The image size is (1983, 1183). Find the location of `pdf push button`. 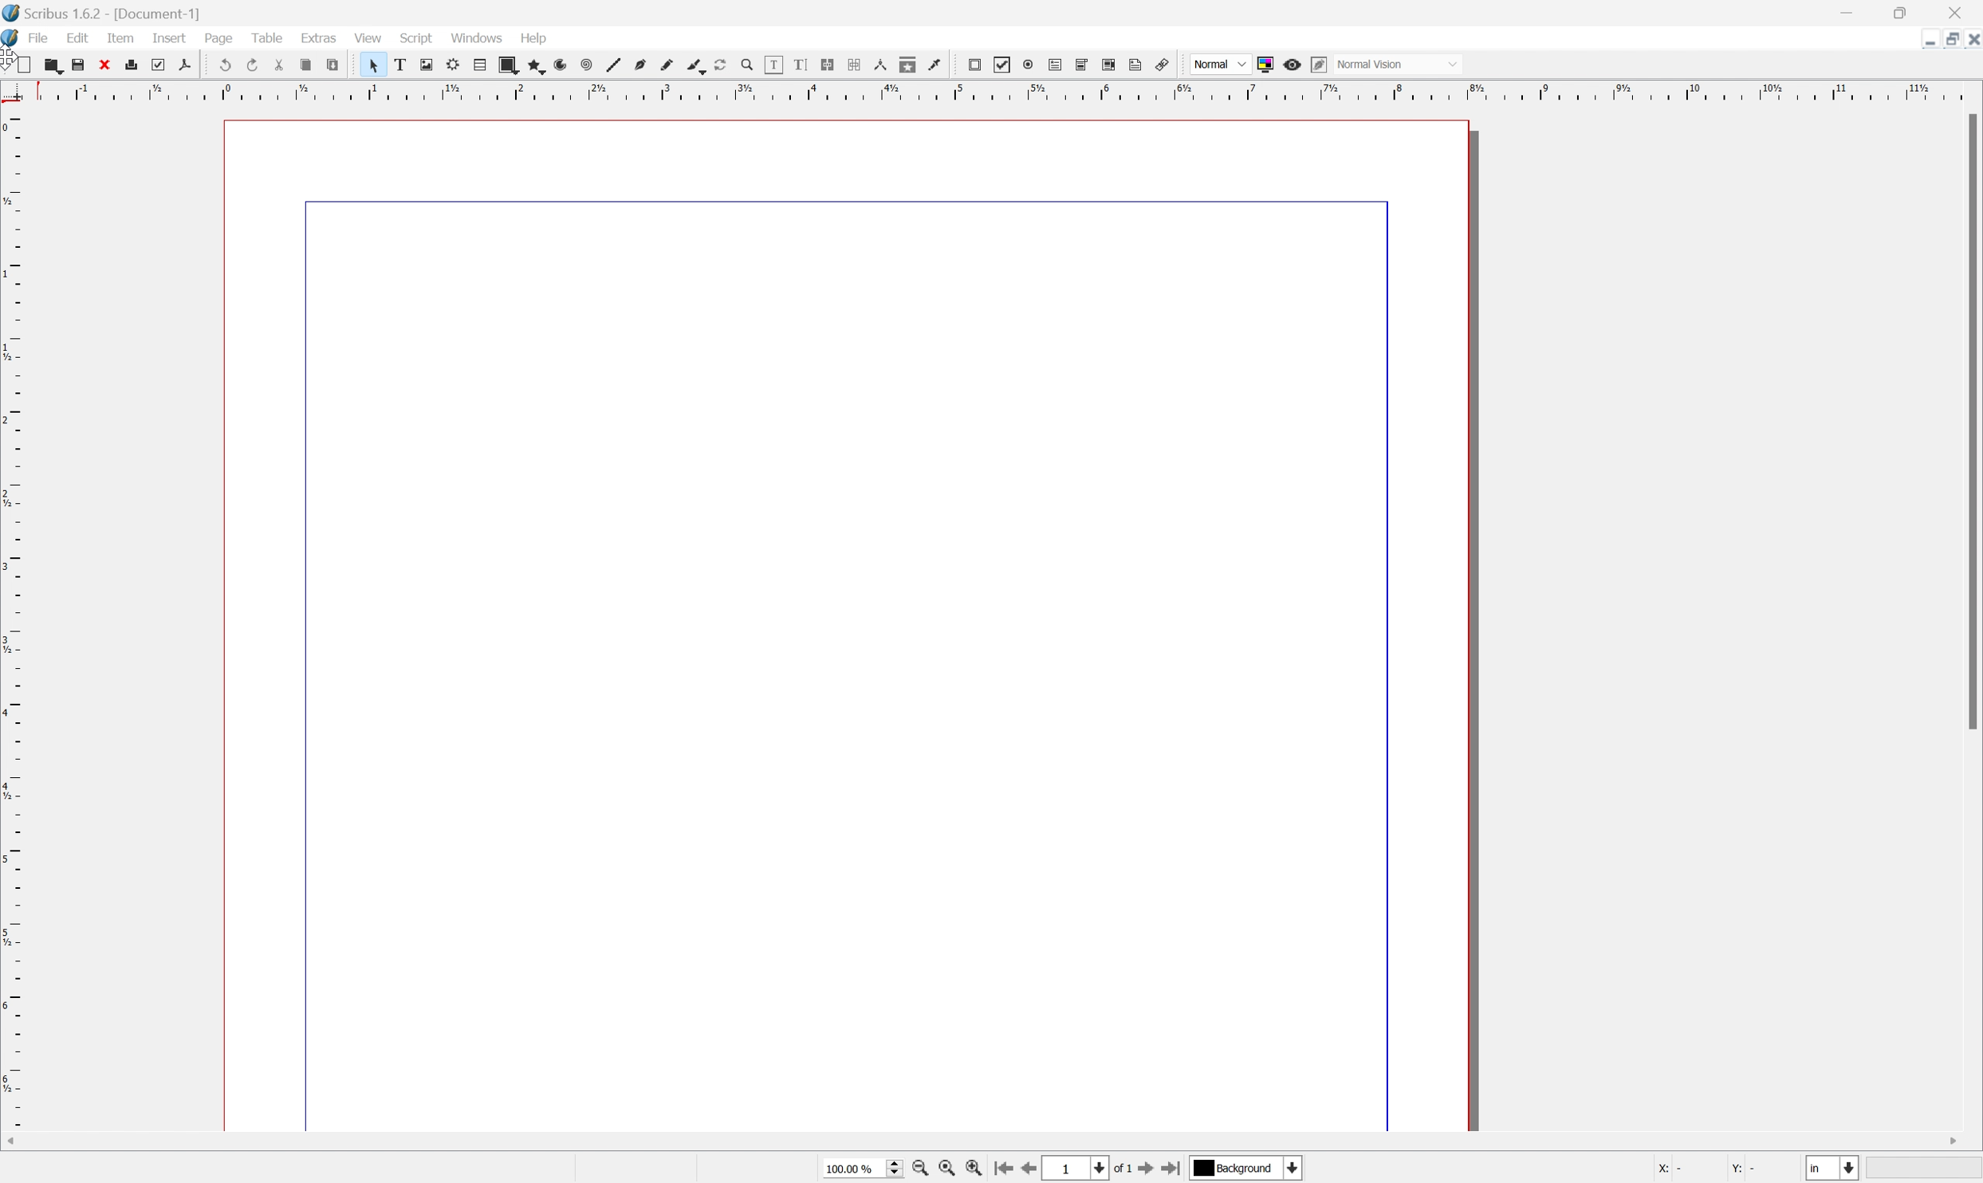

pdf push button is located at coordinates (976, 65).